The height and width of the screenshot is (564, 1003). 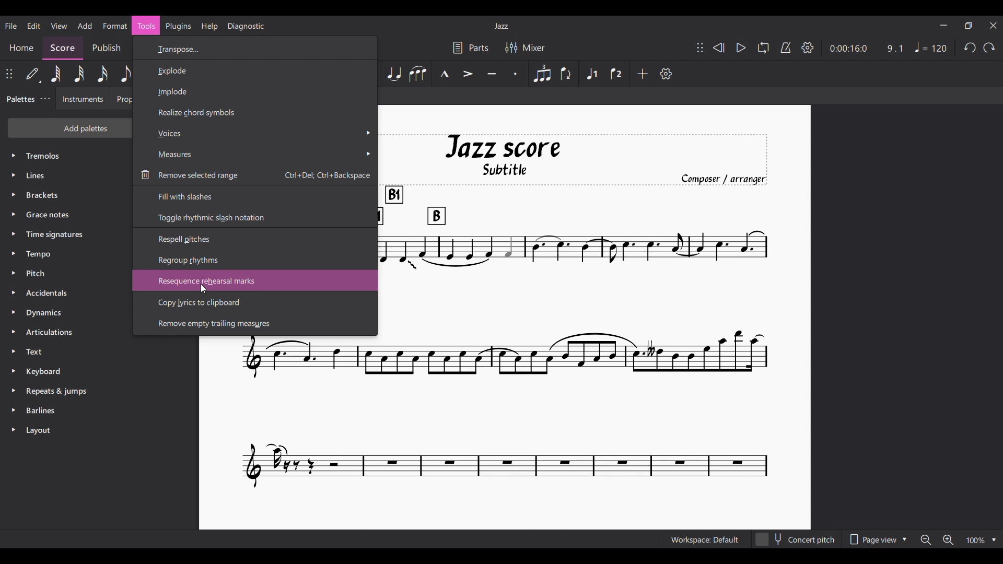 I want to click on Staccato, so click(x=515, y=74).